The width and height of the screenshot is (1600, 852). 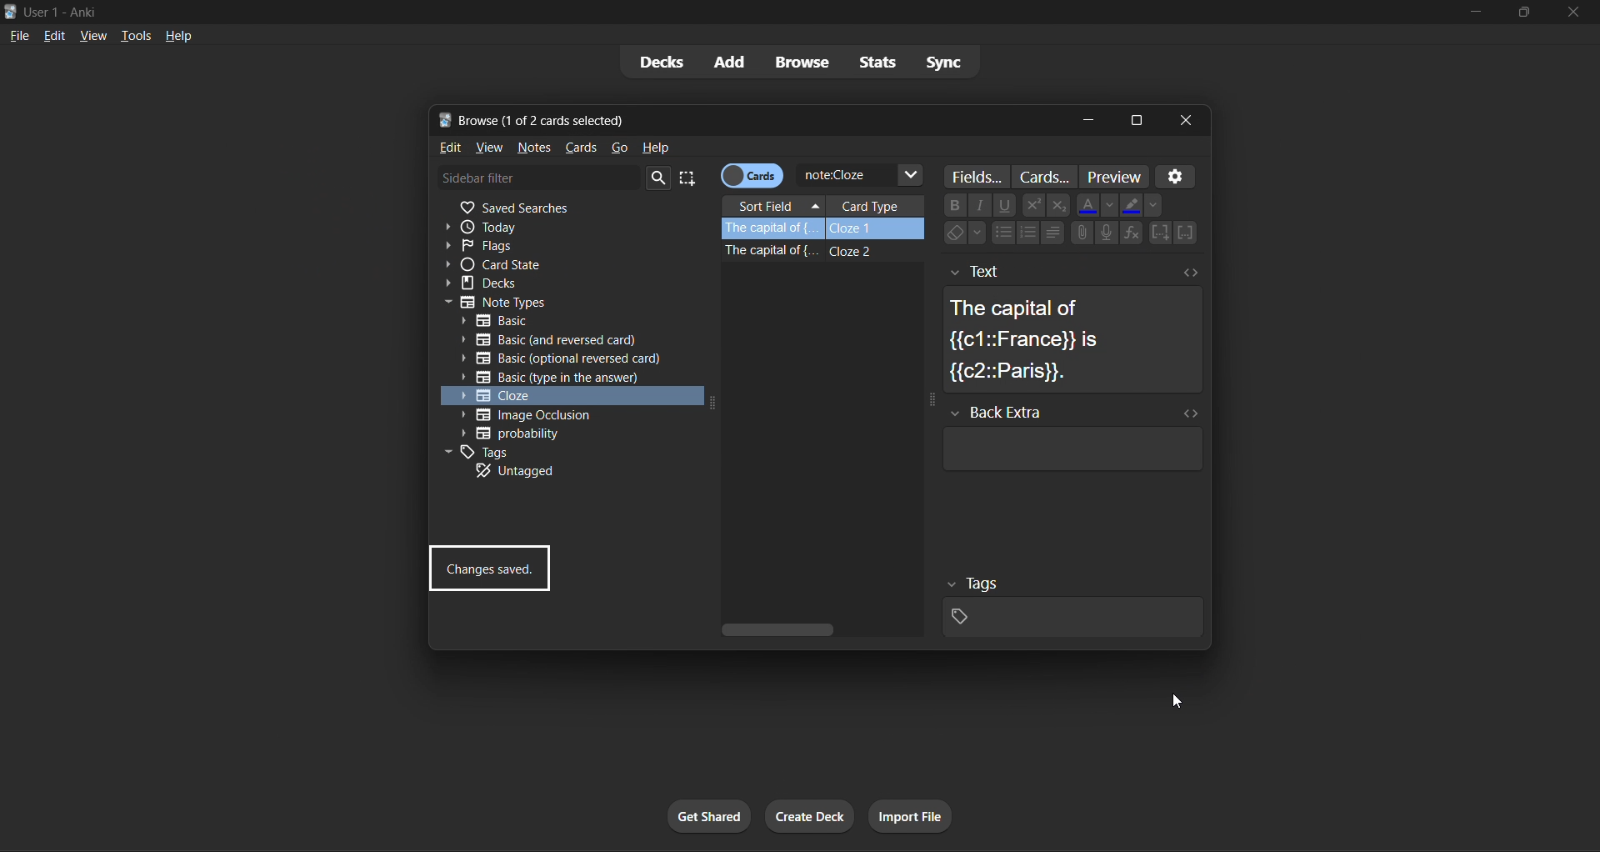 What do you see at coordinates (623, 149) in the screenshot?
I see `go` at bounding box center [623, 149].